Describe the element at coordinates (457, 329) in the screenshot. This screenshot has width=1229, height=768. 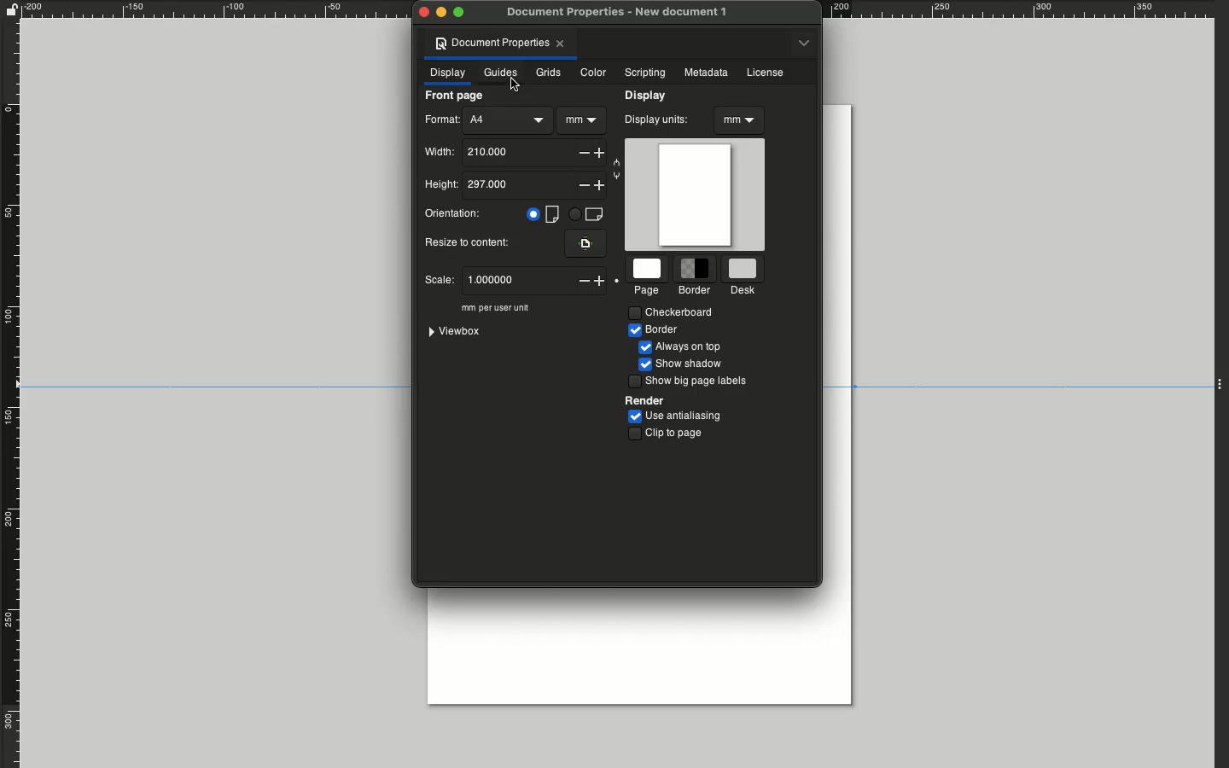
I see `Viewbox` at that location.